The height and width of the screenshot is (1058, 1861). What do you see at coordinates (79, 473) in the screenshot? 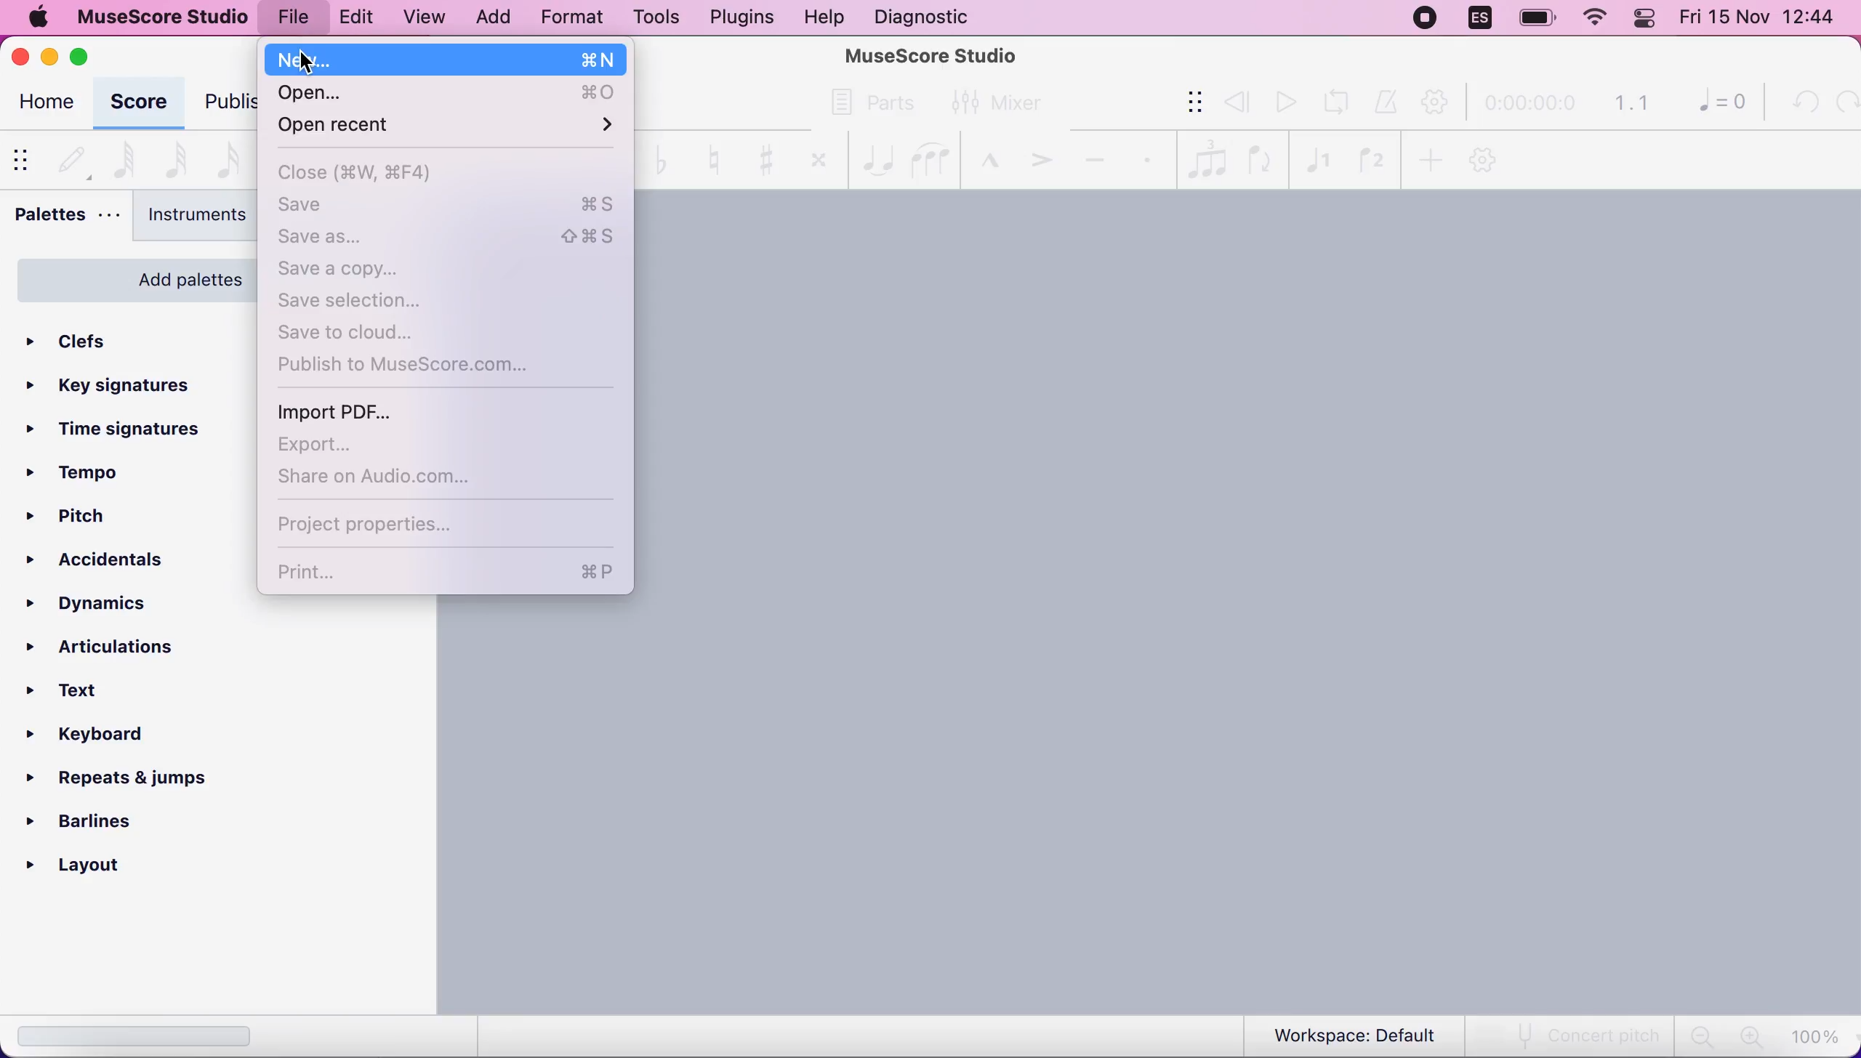
I see `tempo` at bounding box center [79, 473].